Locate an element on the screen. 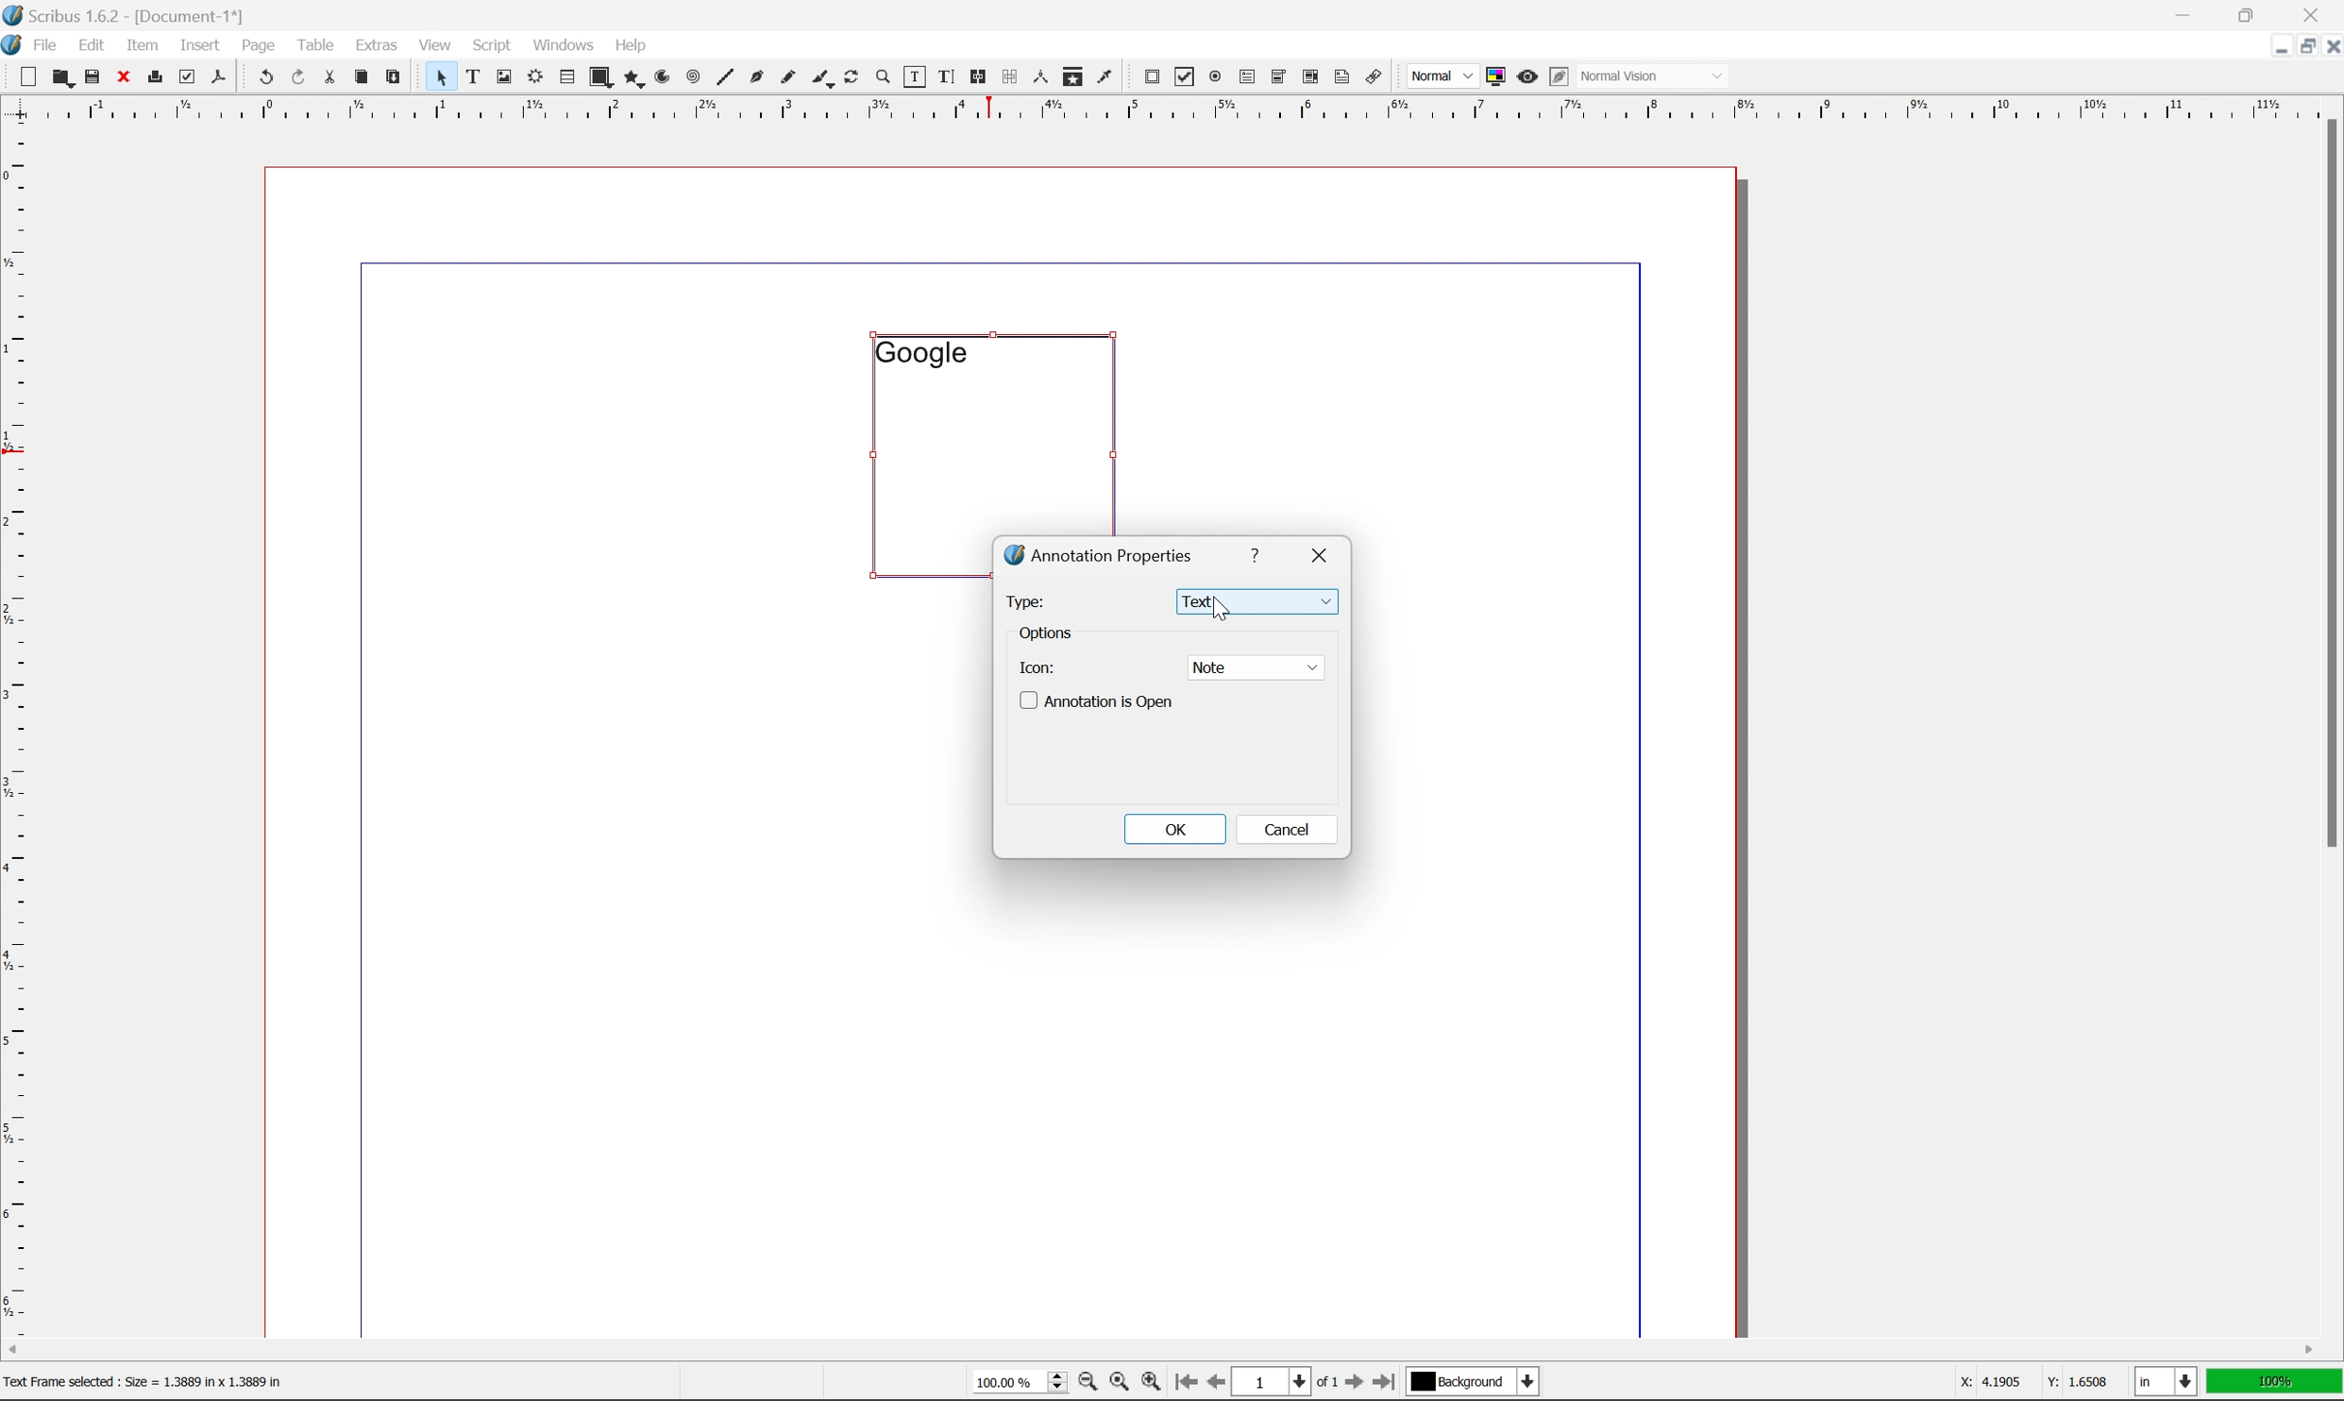  go to next page is located at coordinates (1349, 1384).